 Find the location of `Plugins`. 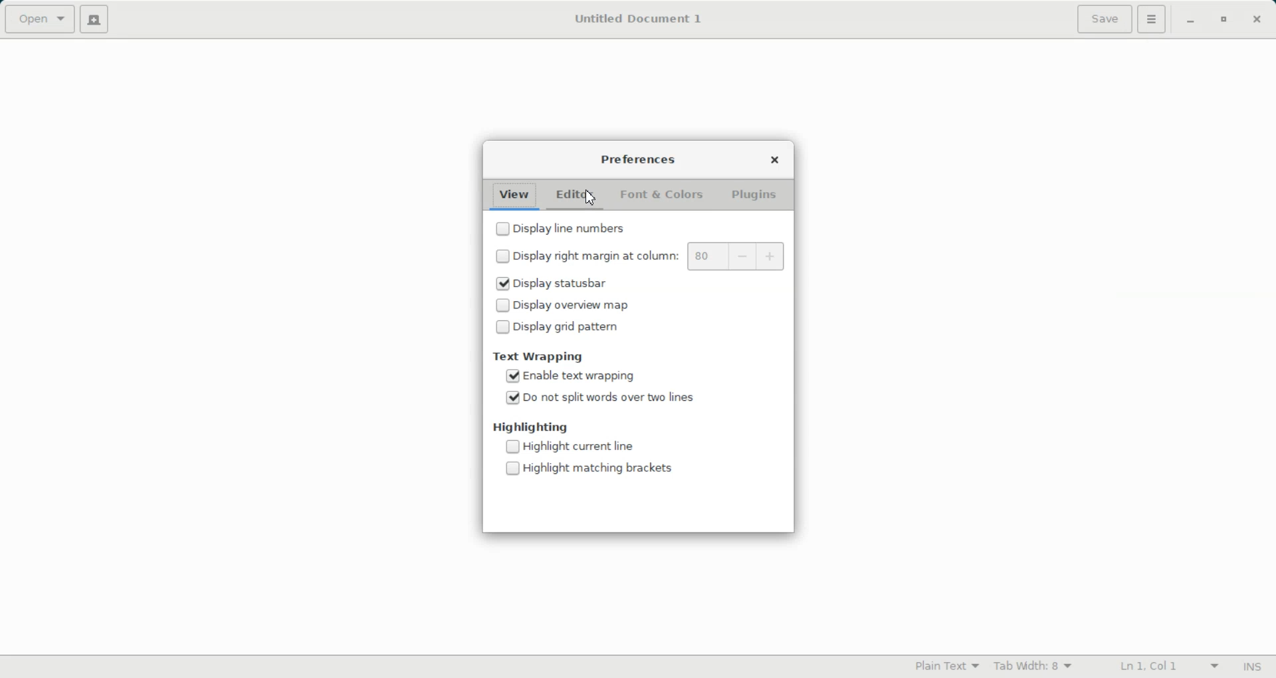

Plugins is located at coordinates (757, 195).